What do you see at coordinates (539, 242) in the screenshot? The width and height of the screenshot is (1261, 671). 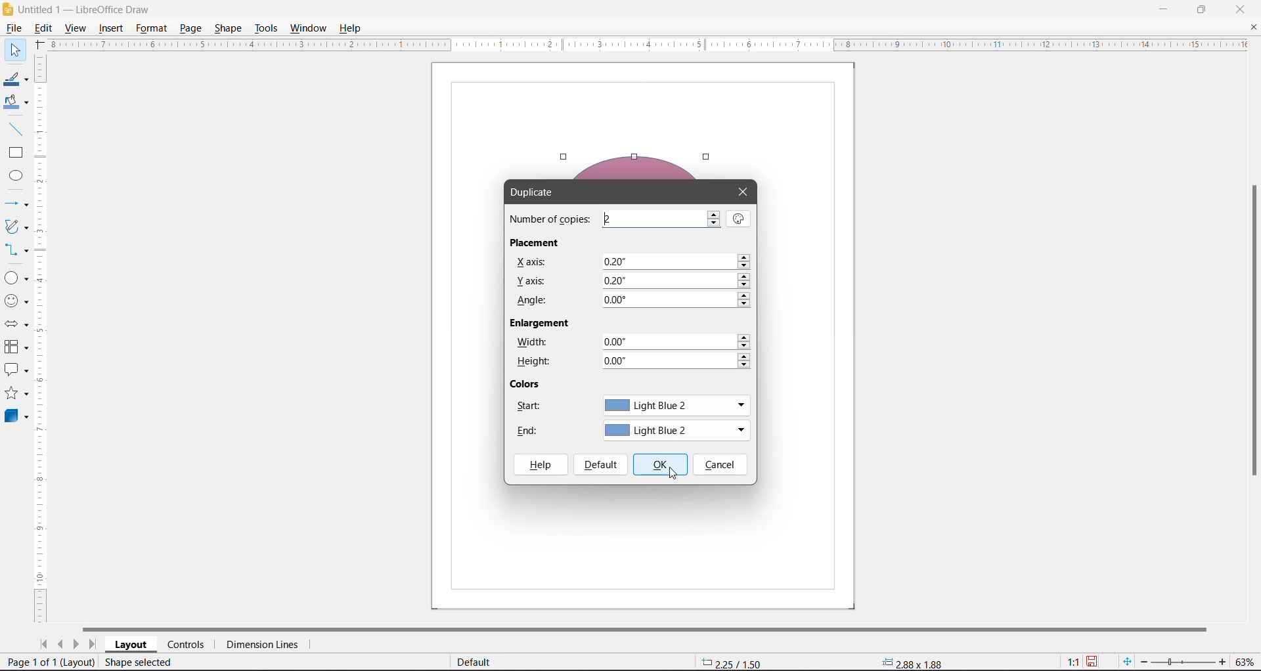 I see `Placement` at bounding box center [539, 242].